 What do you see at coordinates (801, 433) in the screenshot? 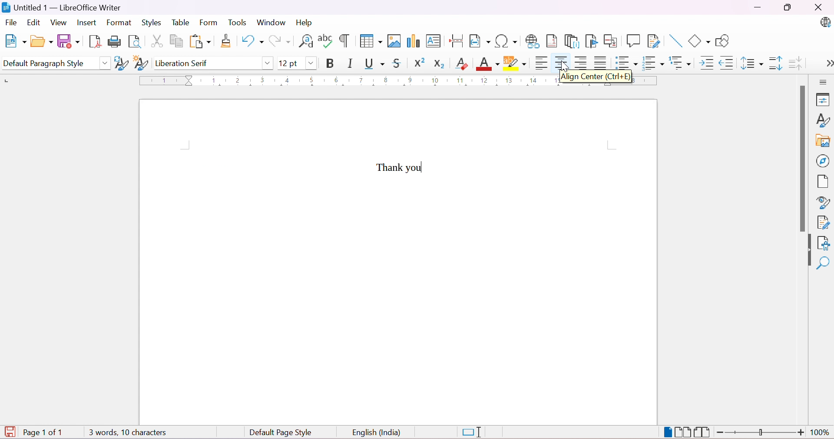
I see `Zoom In` at bounding box center [801, 433].